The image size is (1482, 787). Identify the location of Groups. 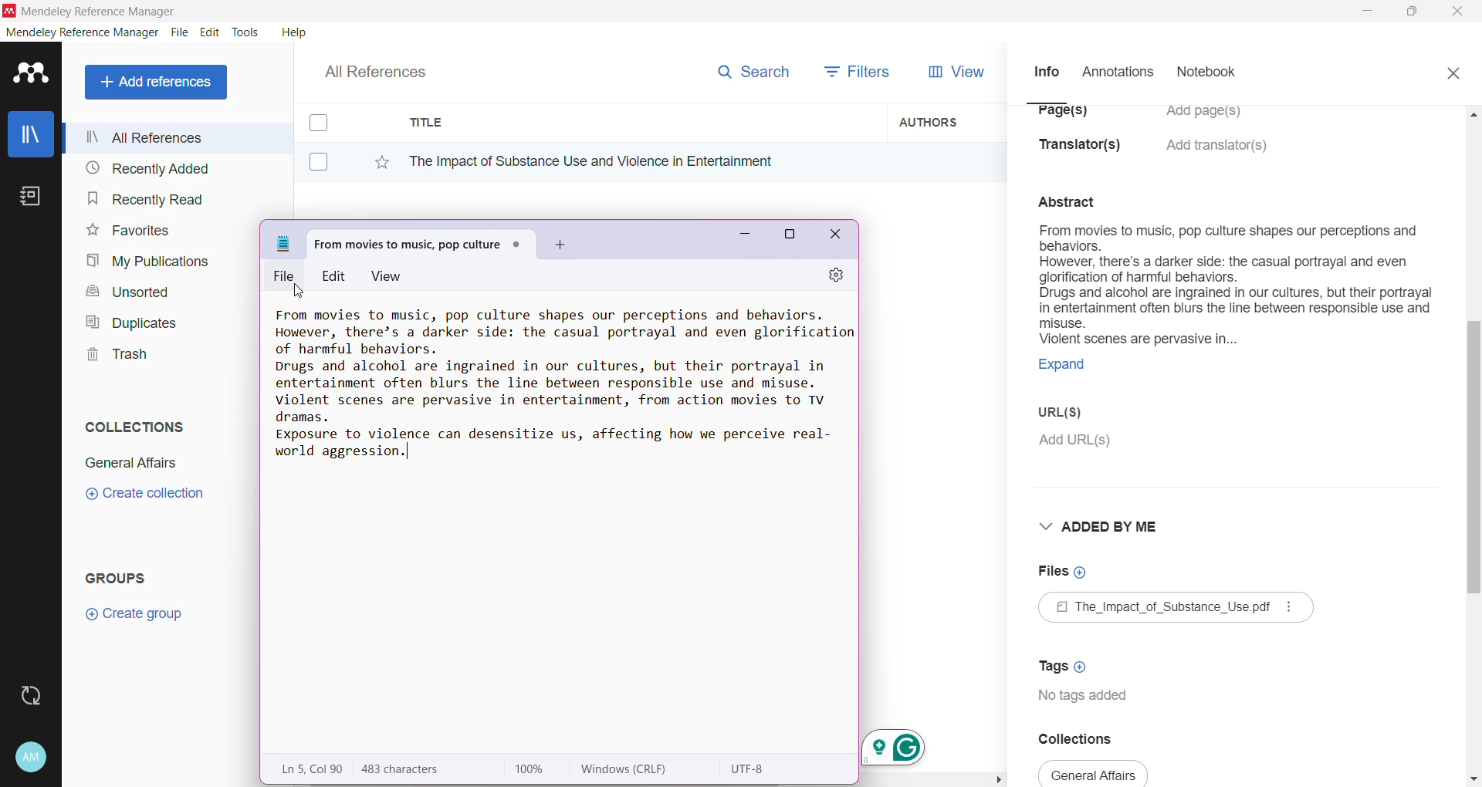
(122, 577).